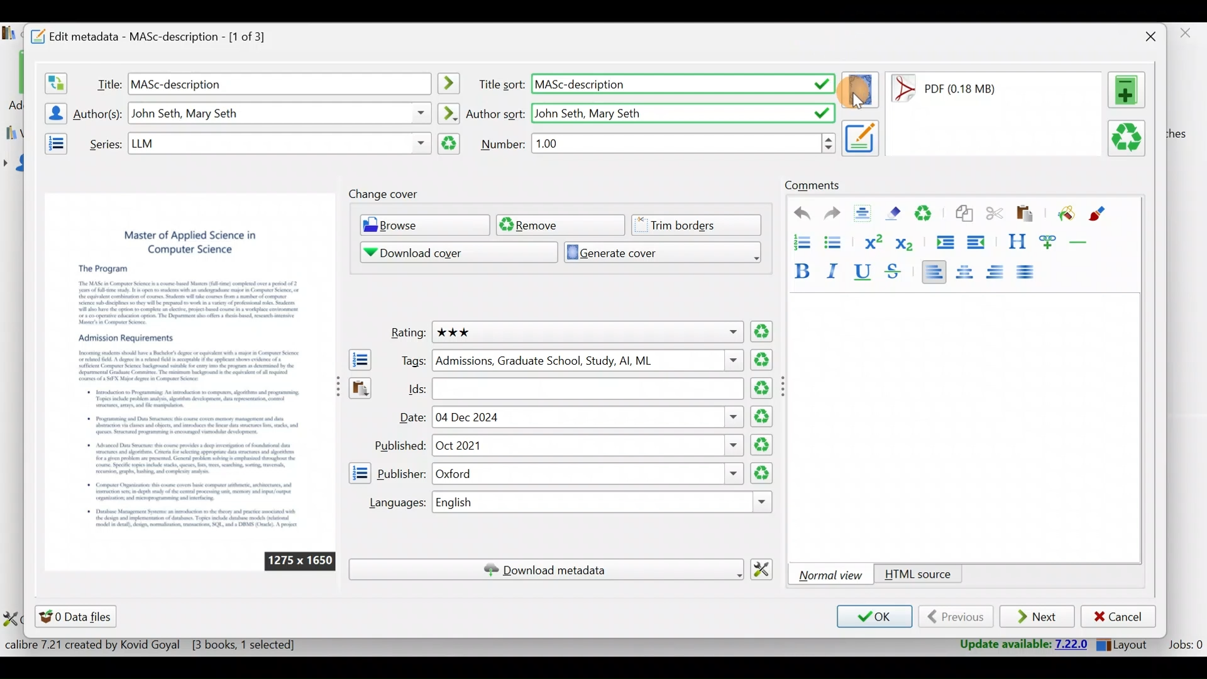 The height and width of the screenshot is (679, 1207). What do you see at coordinates (1184, 646) in the screenshot?
I see `Jobs` at bounding box center [1184, 646].